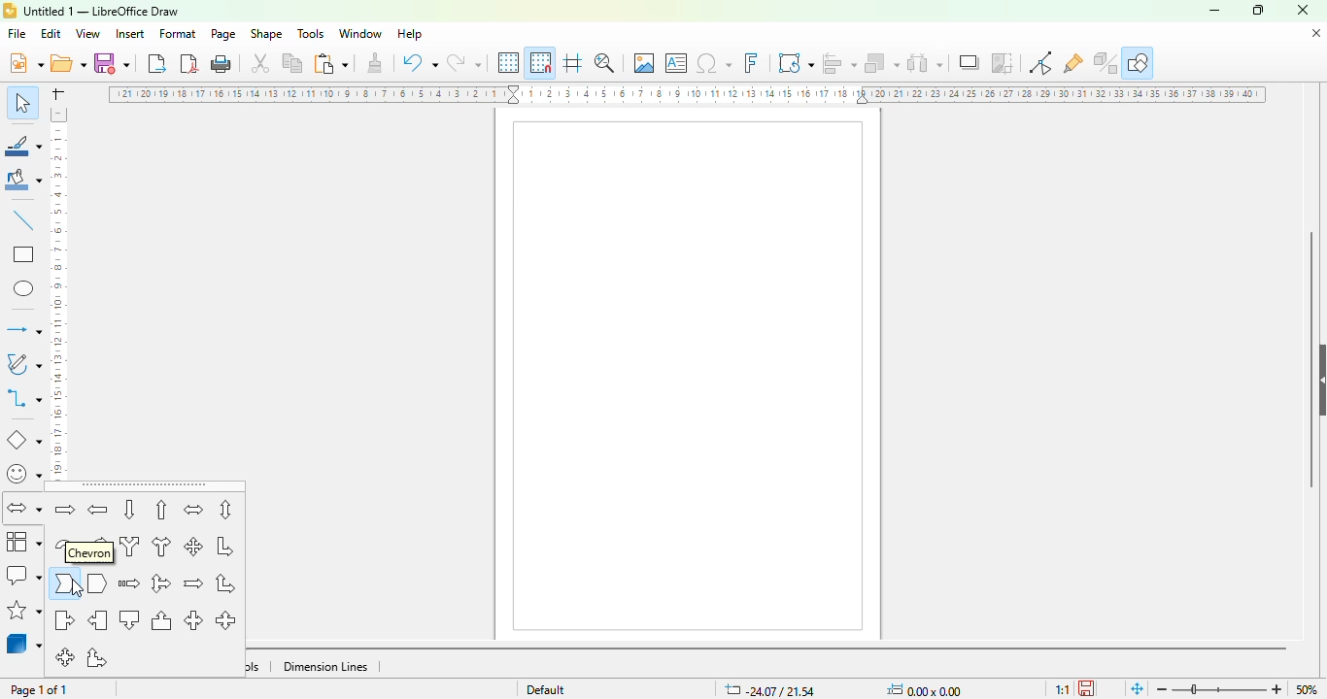  Describe the element at coordinates (226, 510) in the screenshot. I see `up and down arrow` at that location.